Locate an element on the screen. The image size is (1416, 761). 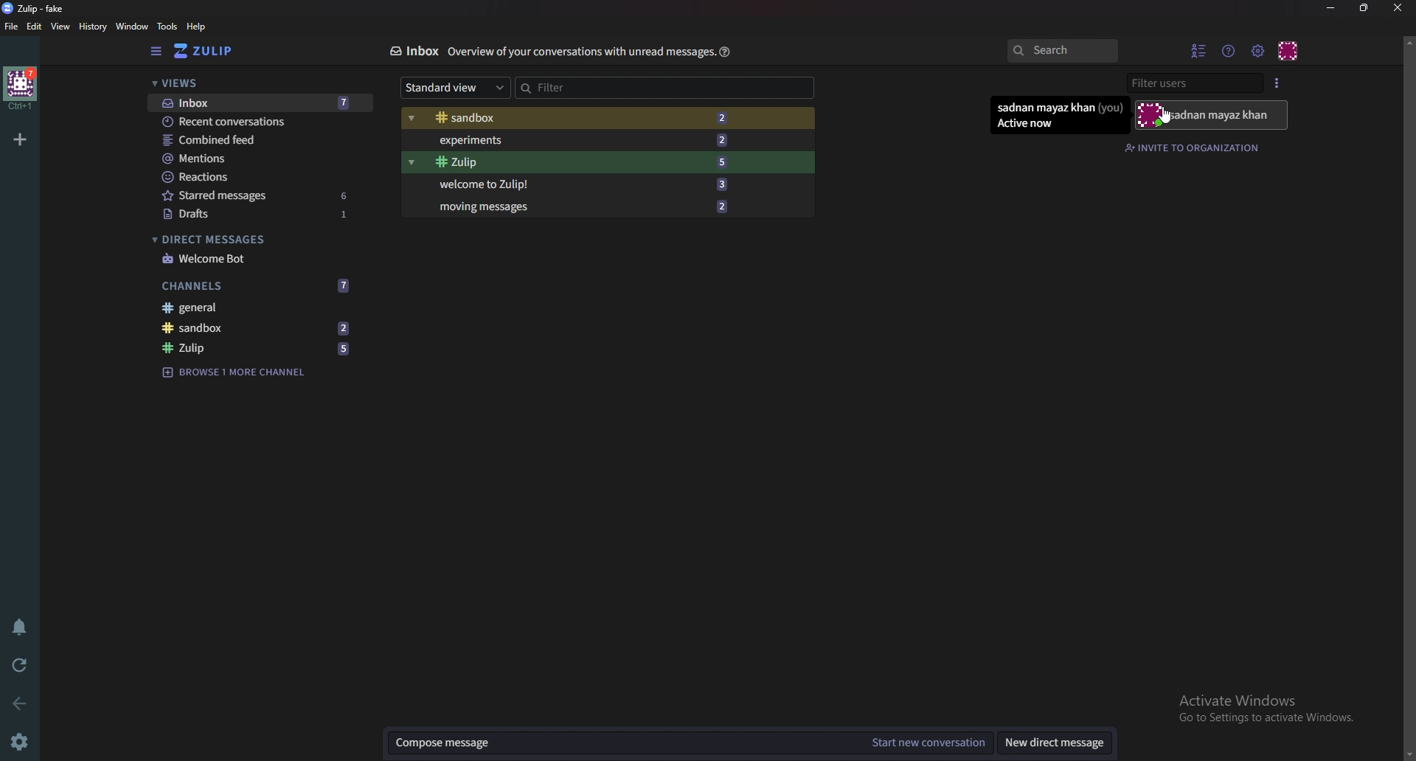
Help menu is located at coordinates (1228, 50).